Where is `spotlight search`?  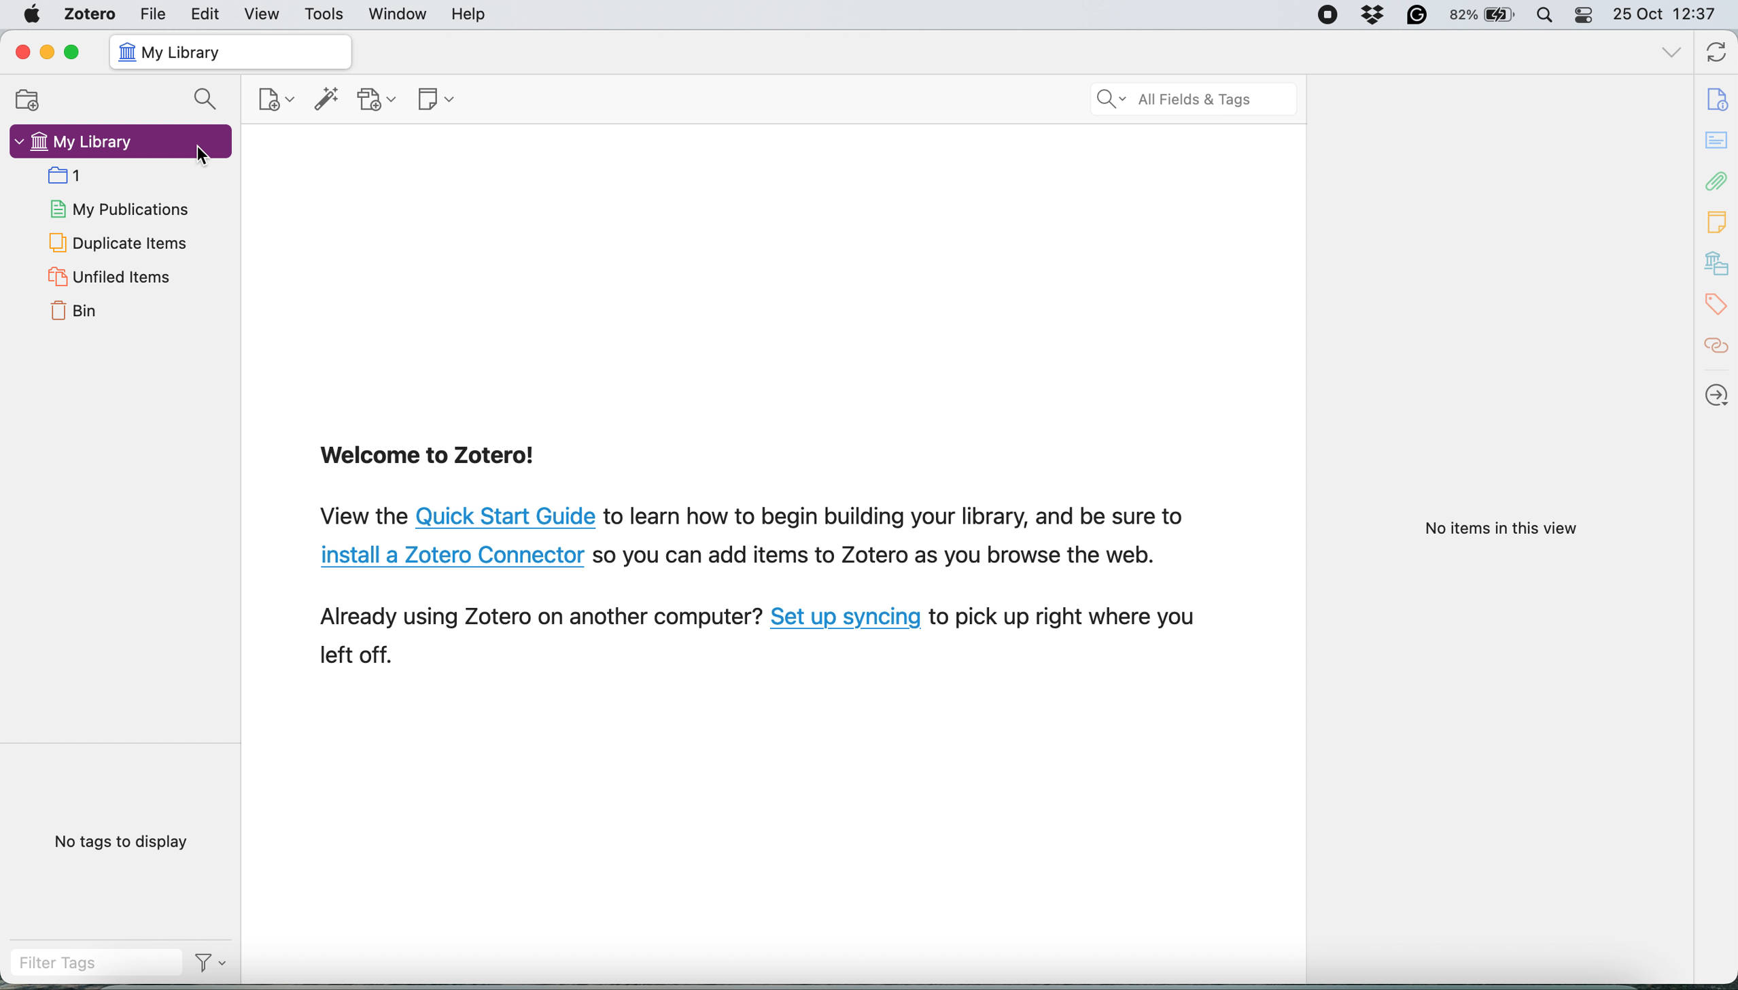
spotlight search is located at coordinates (1546, 15).